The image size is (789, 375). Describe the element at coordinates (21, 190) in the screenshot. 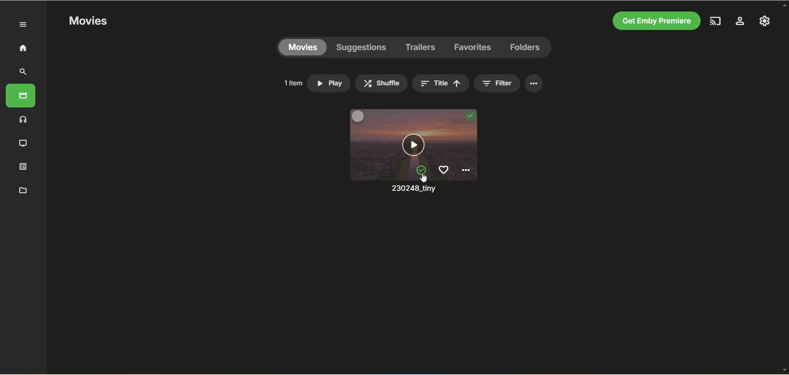

I see `metadata manager` at that location.